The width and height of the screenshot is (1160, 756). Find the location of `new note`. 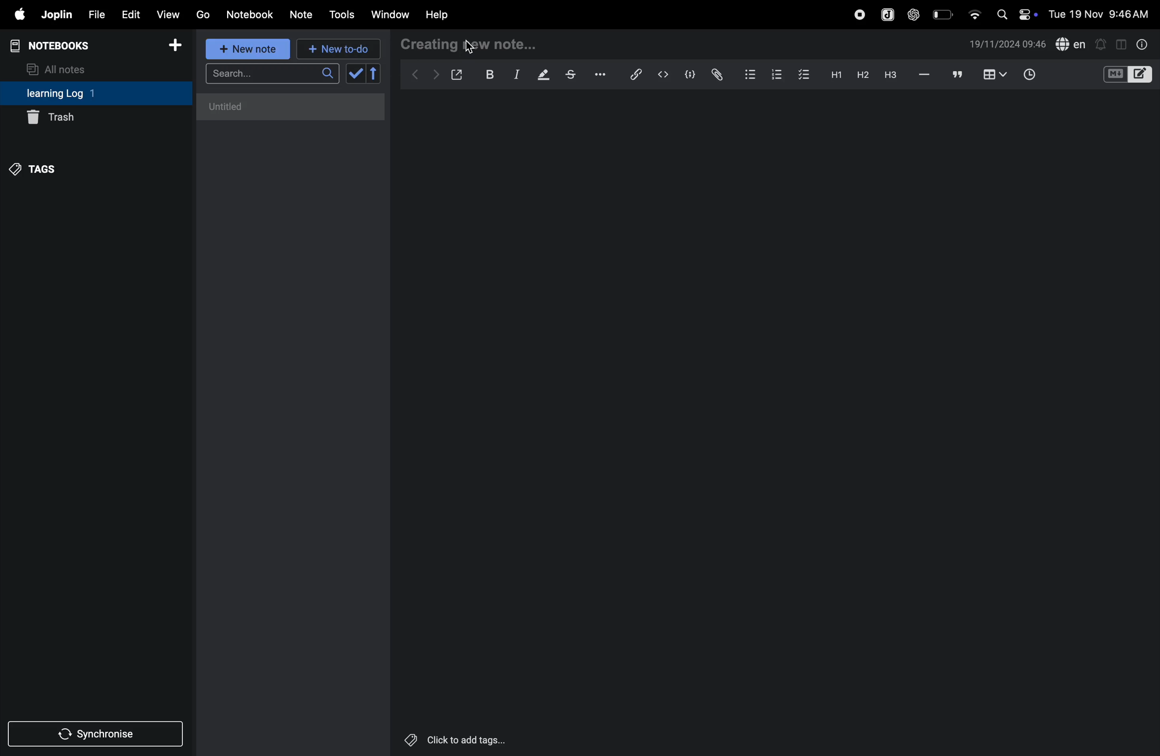

new note is located at coordinates (245, 49).